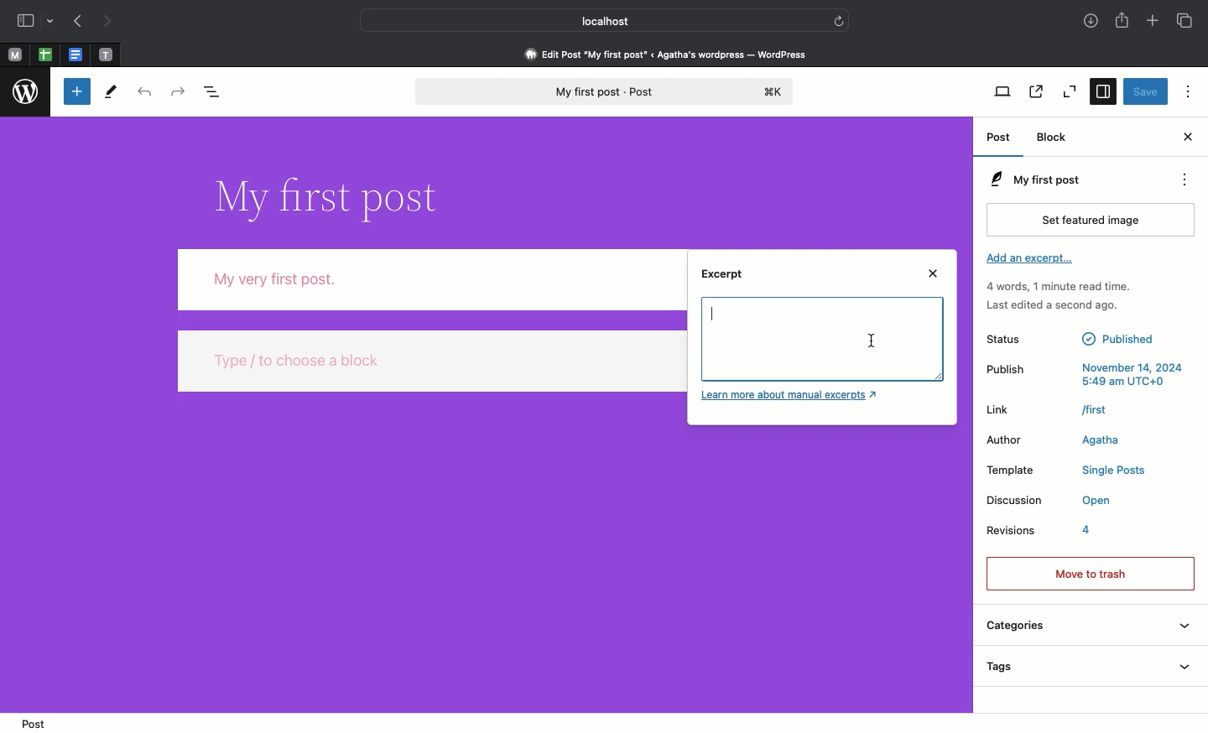  Describe the element at coordinates (1085, 372) in the screenshot. I see `Publish` at that location.